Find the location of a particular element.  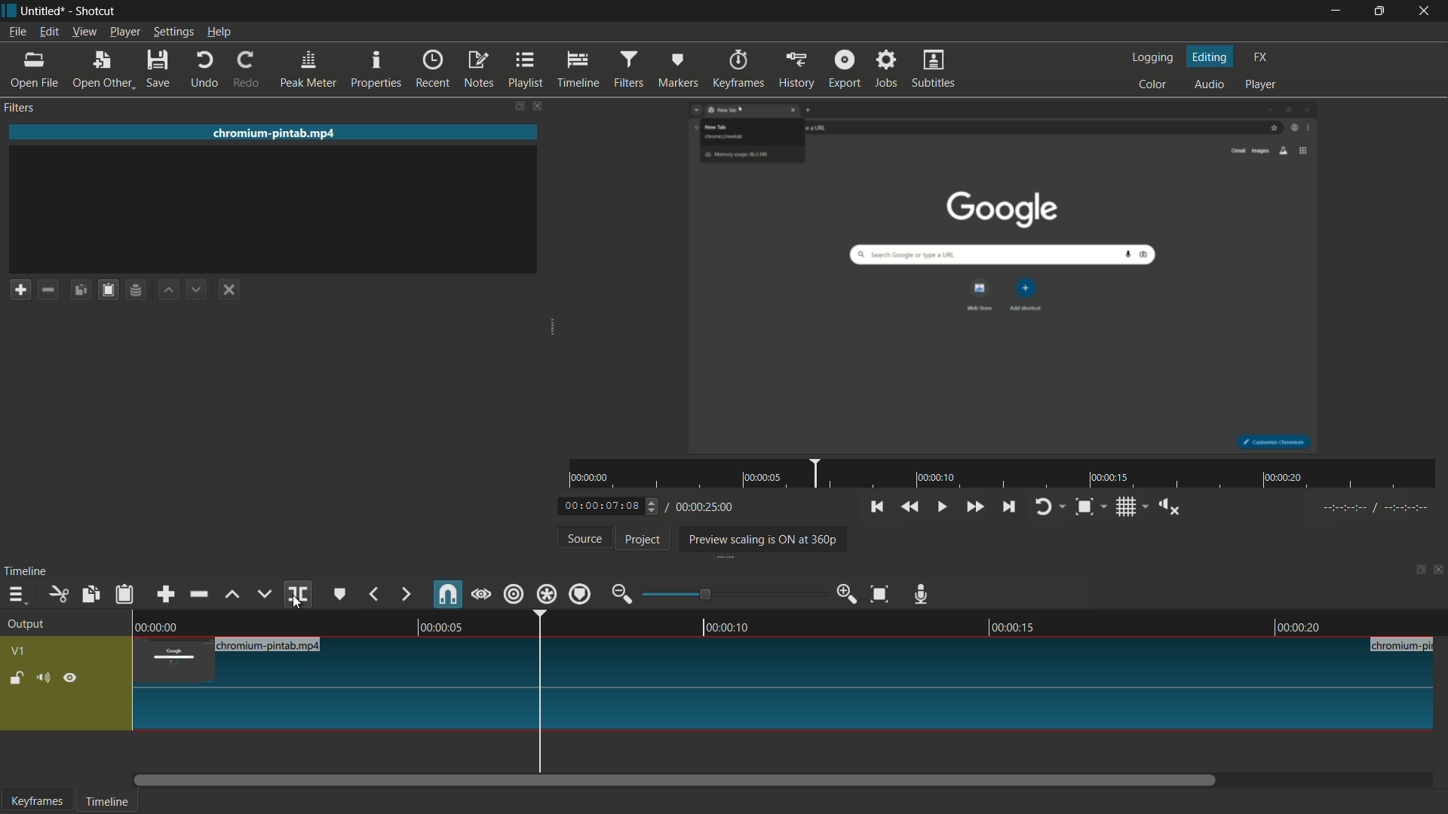

quickly play backward is located at coordinates (909, 506).